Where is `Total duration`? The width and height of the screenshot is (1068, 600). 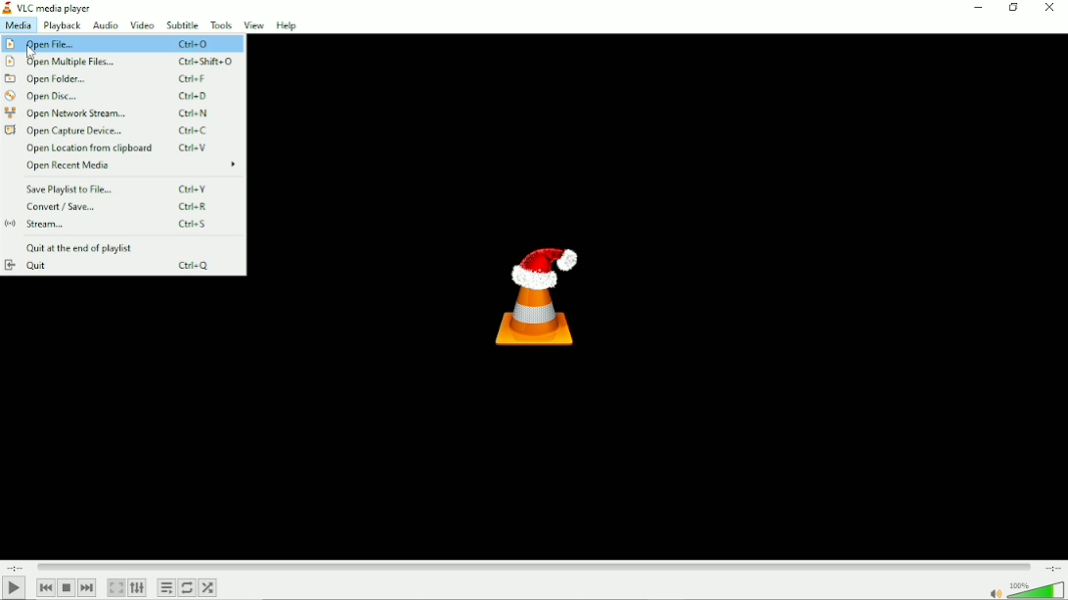
Total duration is located at coordinates (1052, 568).